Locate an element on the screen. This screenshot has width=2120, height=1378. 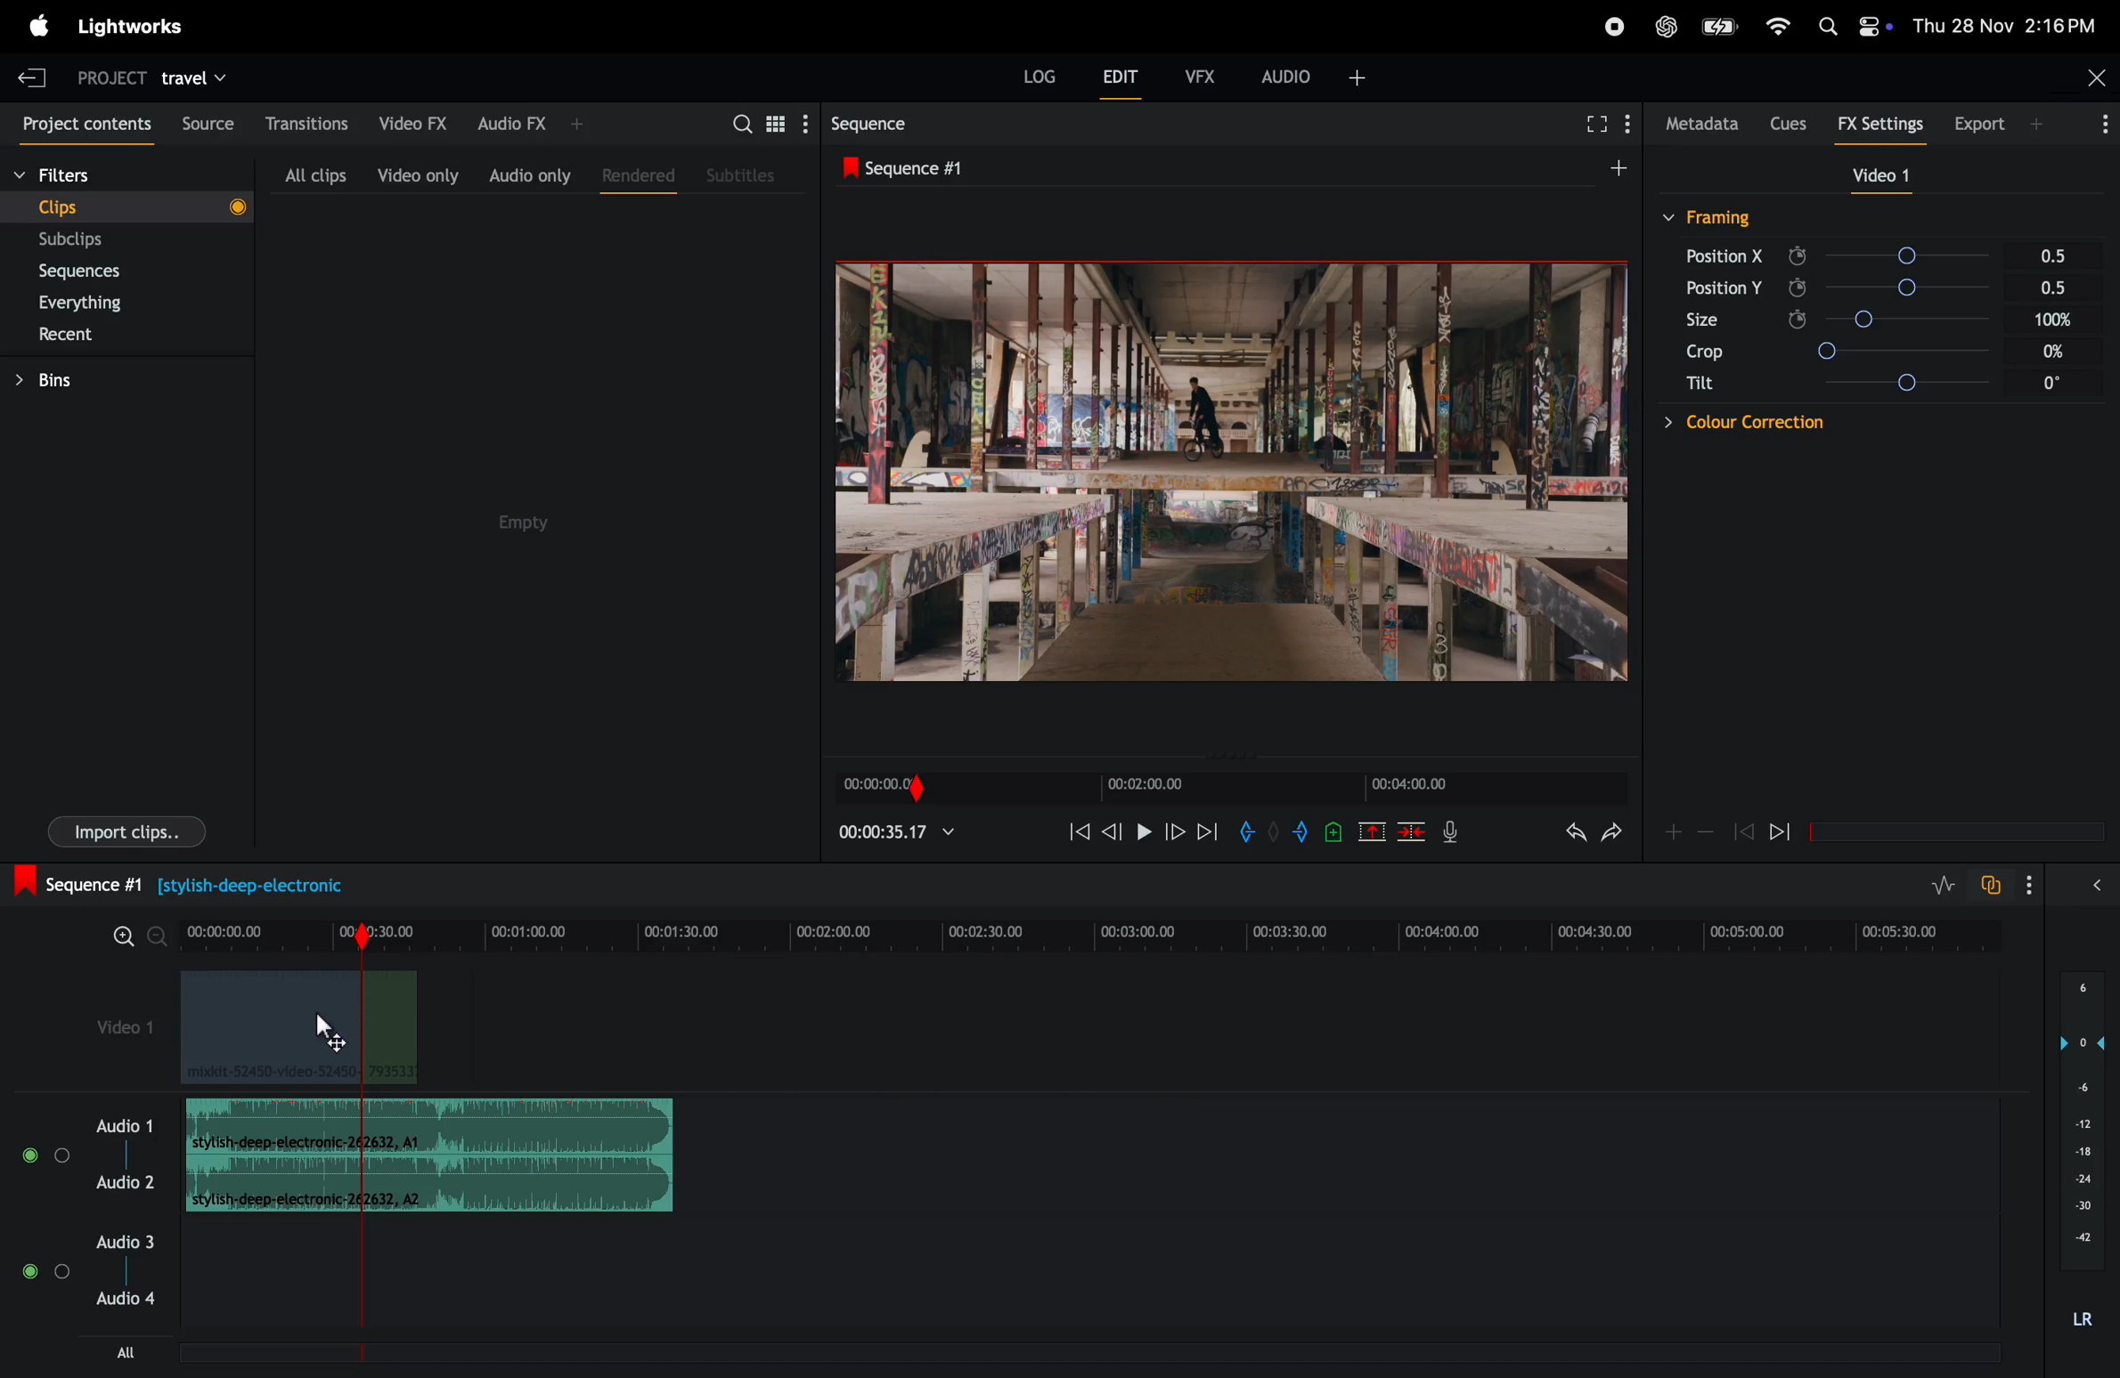
color correction is located at coordinates (1716, 423).